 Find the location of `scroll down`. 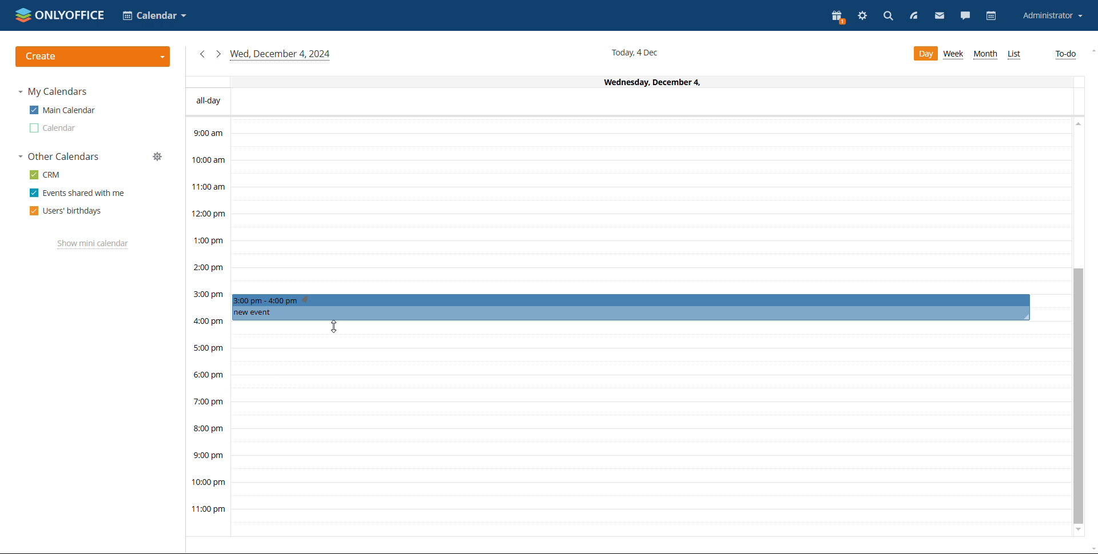

scroll down is located at coordinates (1079, 532).